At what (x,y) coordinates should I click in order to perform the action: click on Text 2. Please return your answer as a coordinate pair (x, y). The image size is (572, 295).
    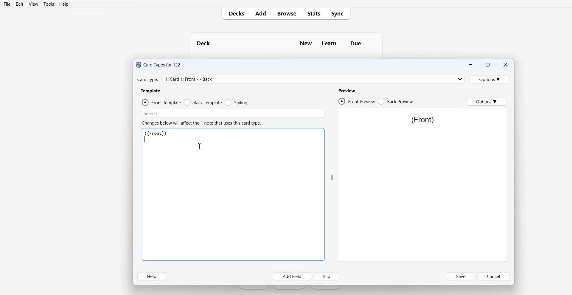
    Looking at the image, I should click on (201, 123).